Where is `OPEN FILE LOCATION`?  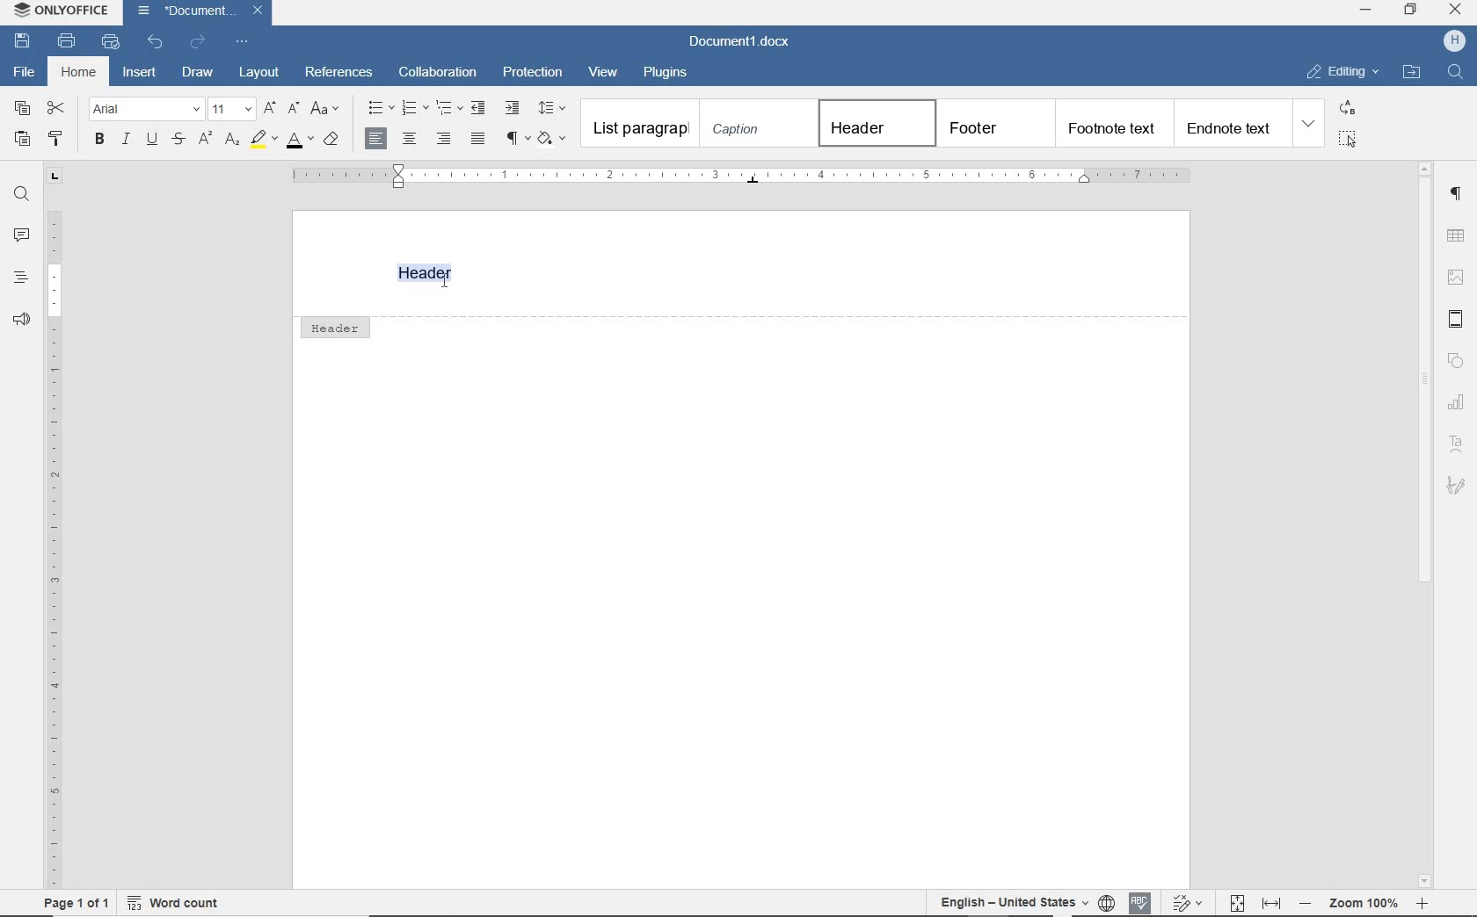
OPEN FILE LOCATION is located at coordinates (1411, 72).